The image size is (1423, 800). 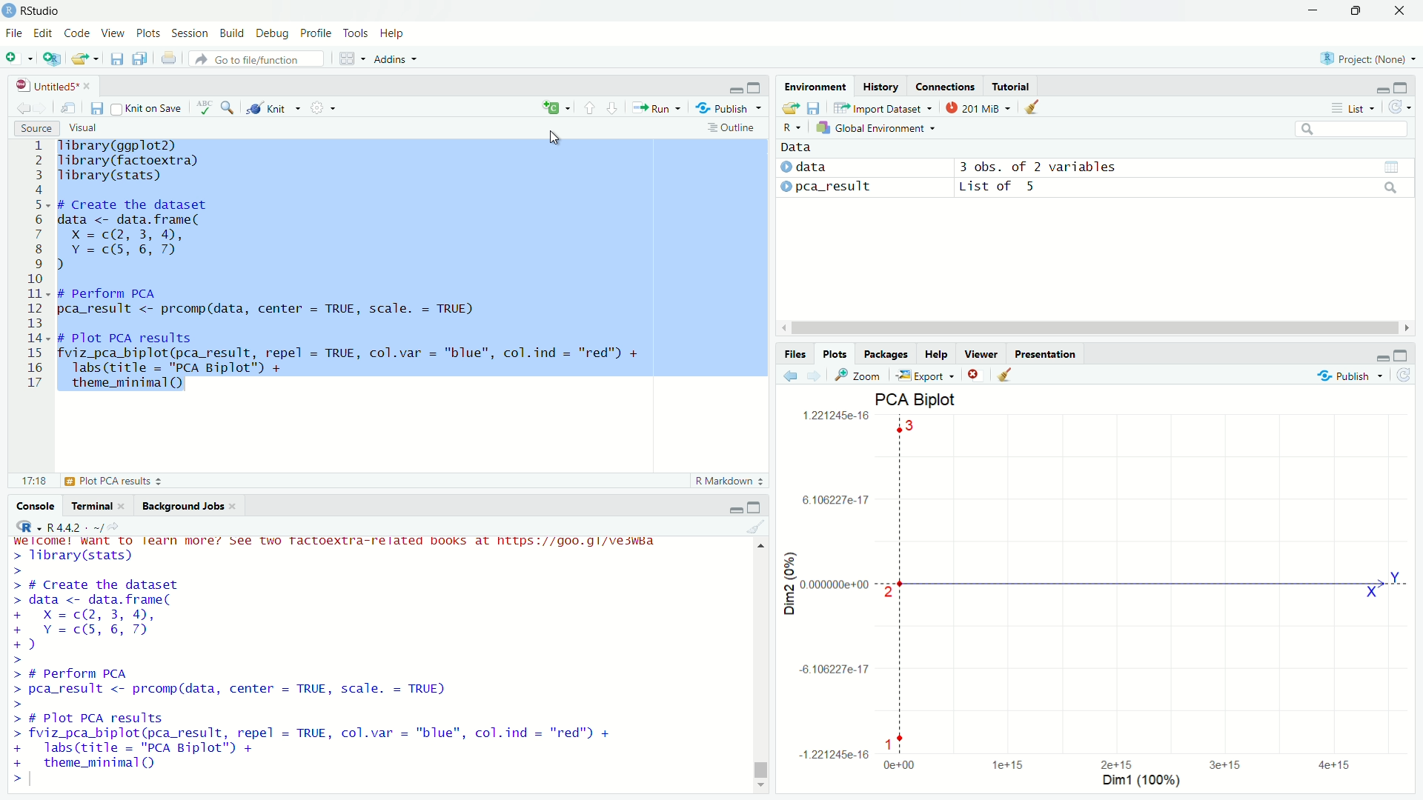 I want to click on console, so click(x=36, y=506).